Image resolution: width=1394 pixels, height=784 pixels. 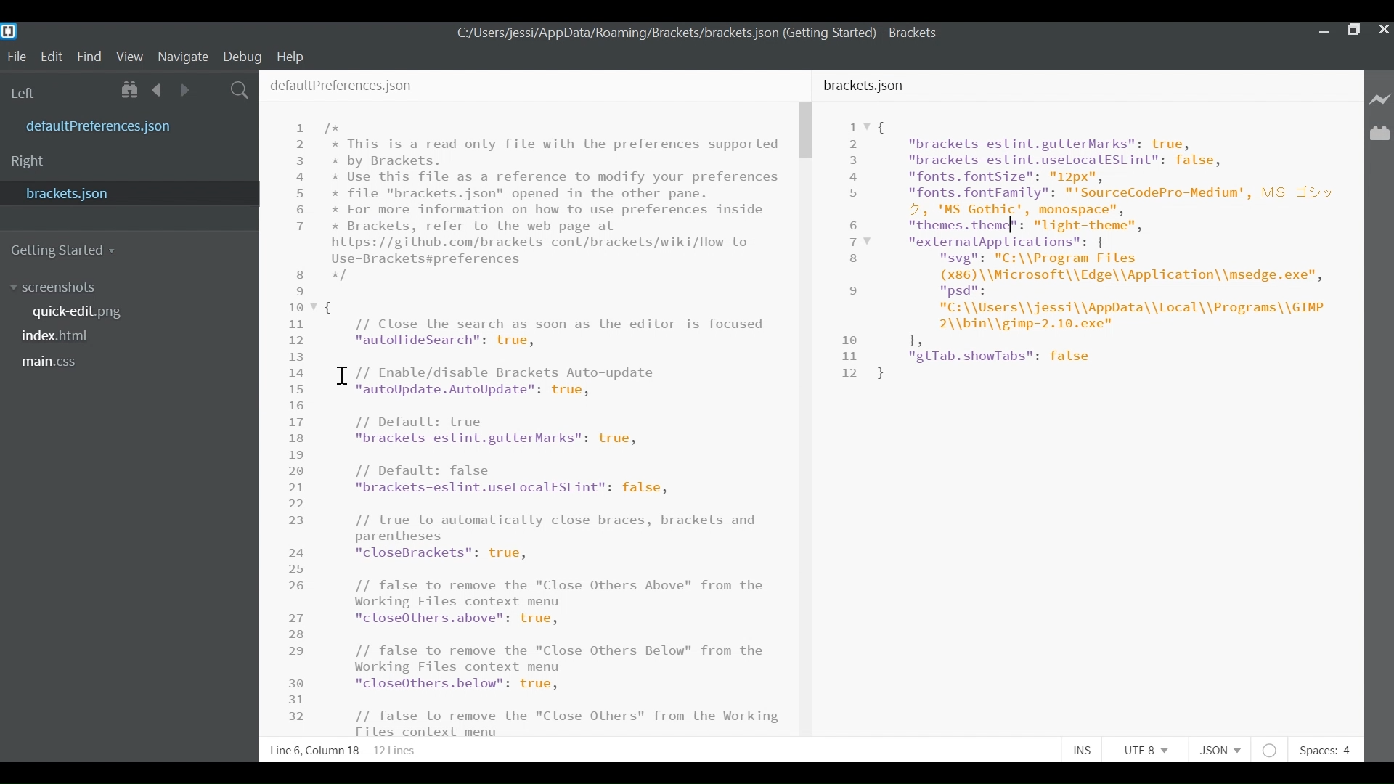 I want to click on Screenshot, so click(x=56, y=288).